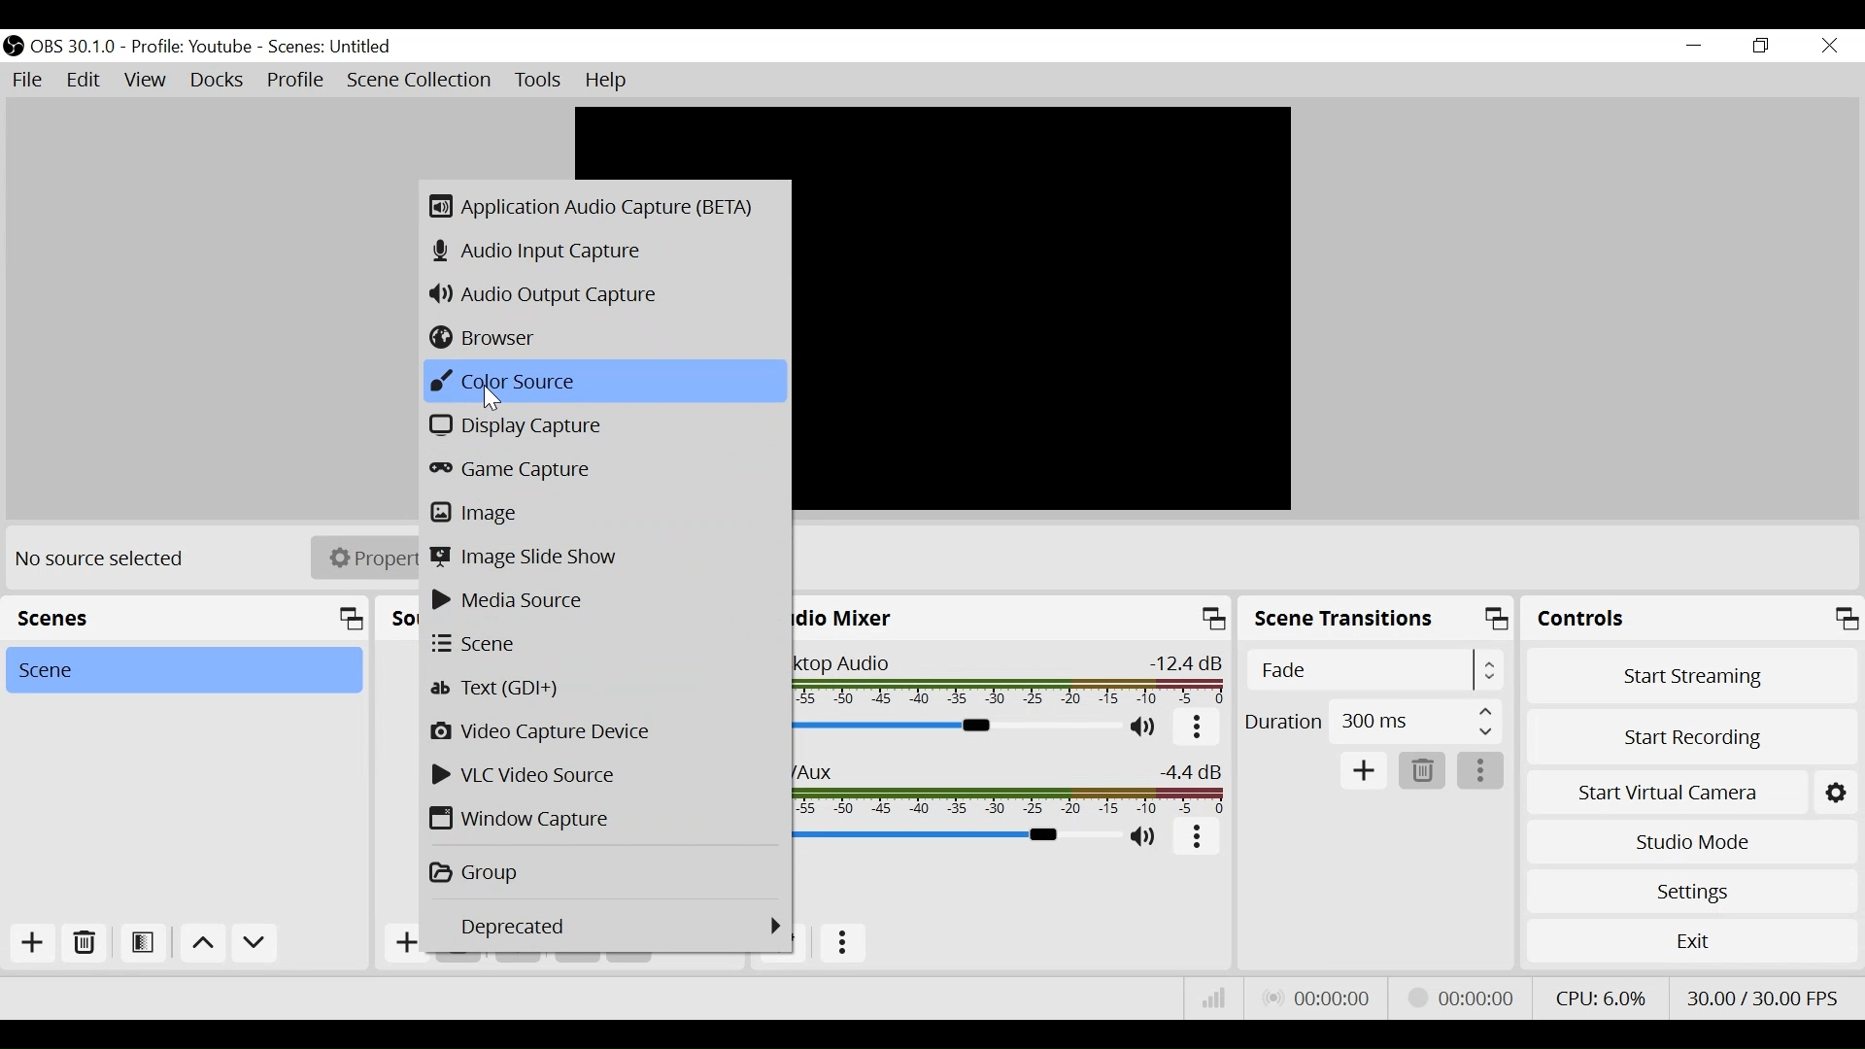 The width and height of the screenshot is (1865, 1049). I want to click on Select Scene Transition, so click(1376, 672).